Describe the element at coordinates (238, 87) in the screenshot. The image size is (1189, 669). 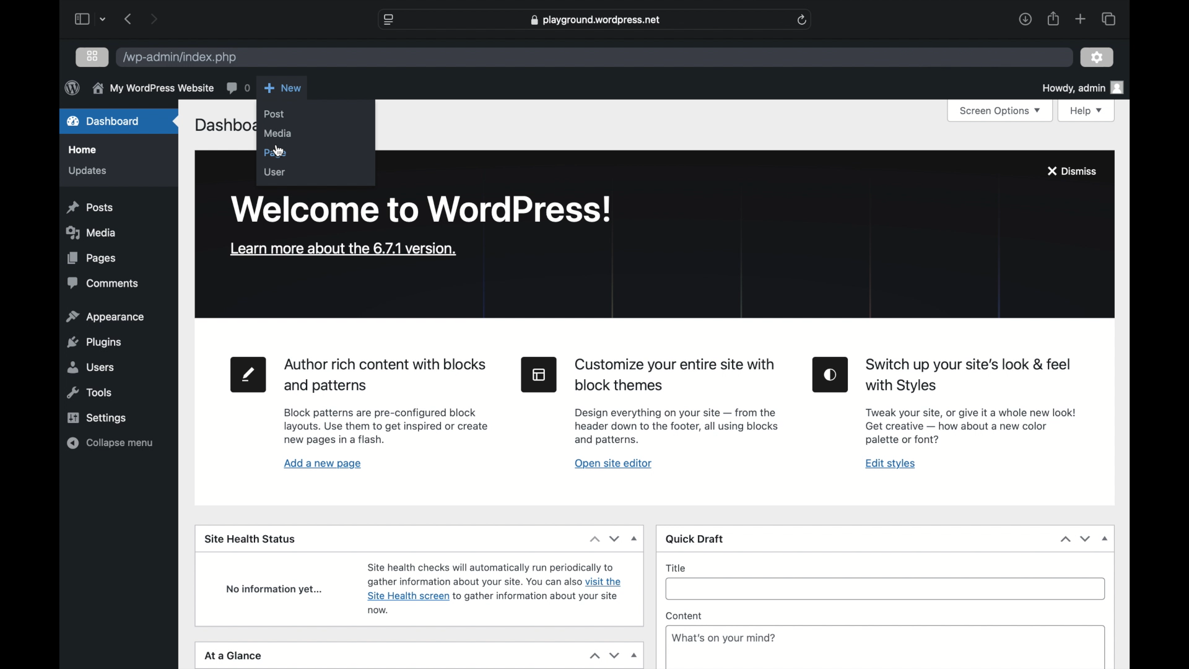
I see `comments` at that location.